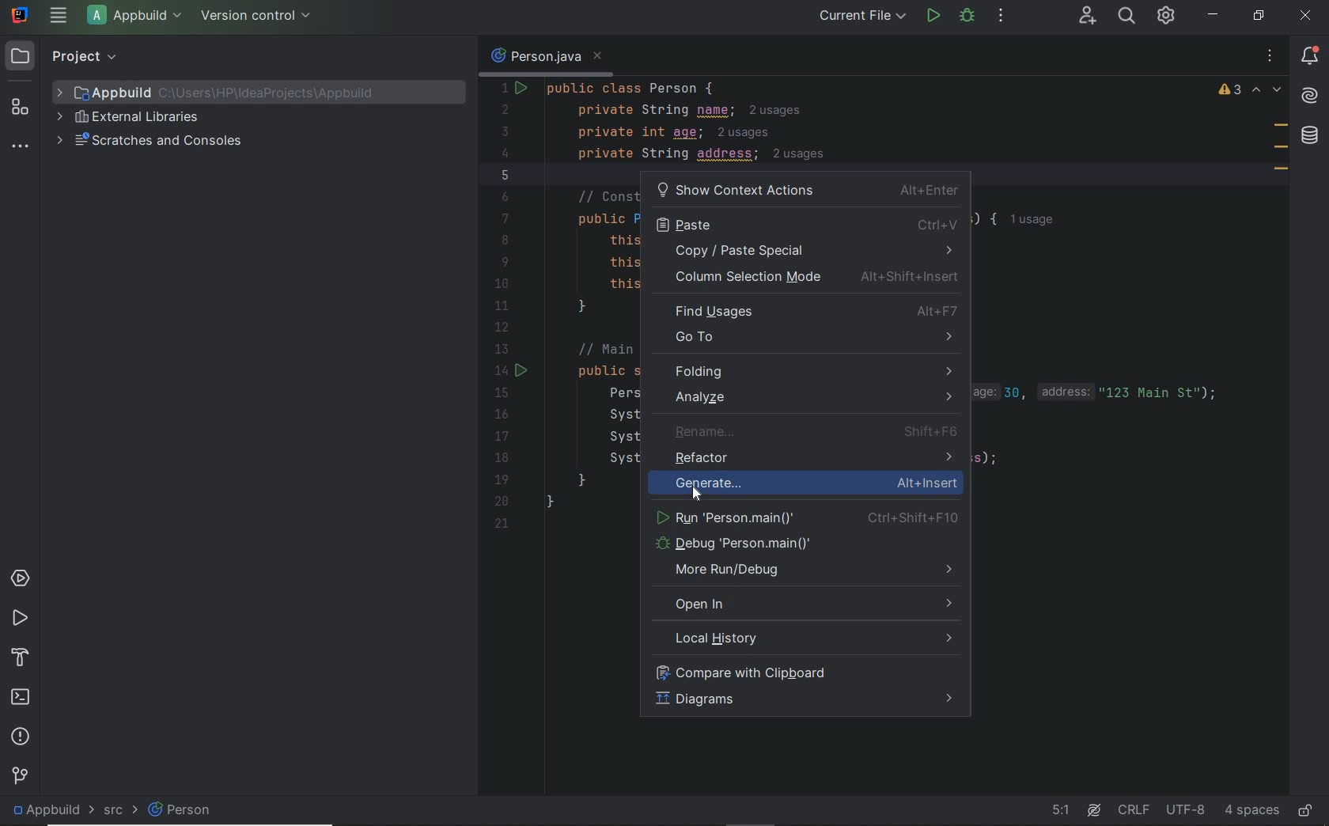 This screenshot has width=1329, height=826. I want to click on build, so click(21, 654).